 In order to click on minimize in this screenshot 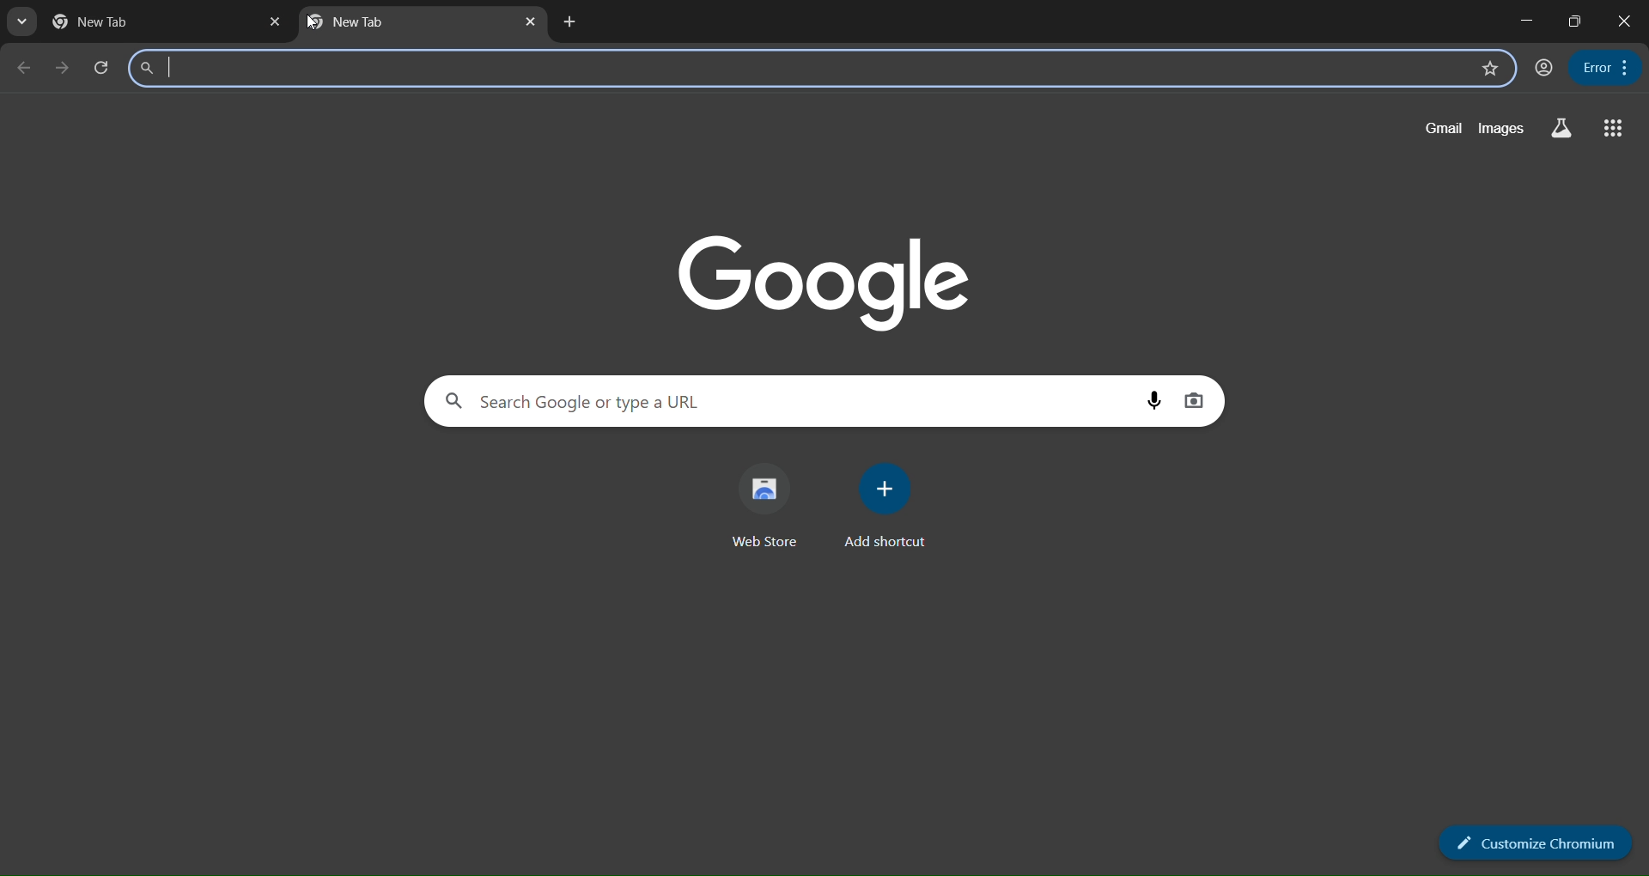, I will do `click(1520, 21)`.